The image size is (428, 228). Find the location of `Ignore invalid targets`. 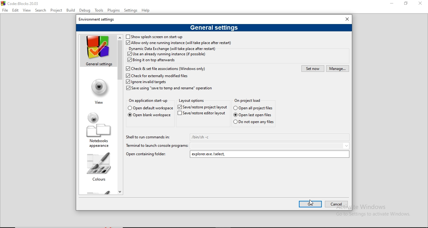

Ignore invalid targets is located at coordinates (146, 82).